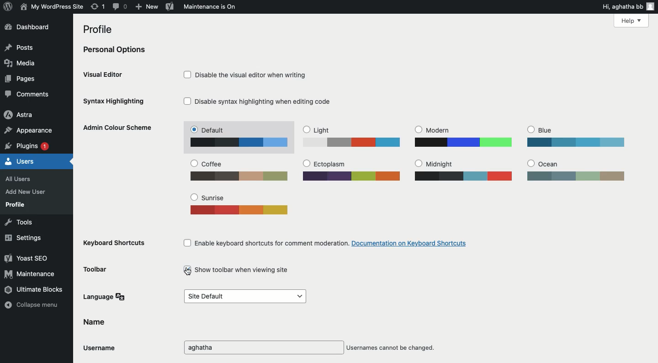 The width and height of the screenshot is (658, 363). What do you see at coordinates (97, 324) in the screenshot?
I see `Name` at bounding box center [97, 324].